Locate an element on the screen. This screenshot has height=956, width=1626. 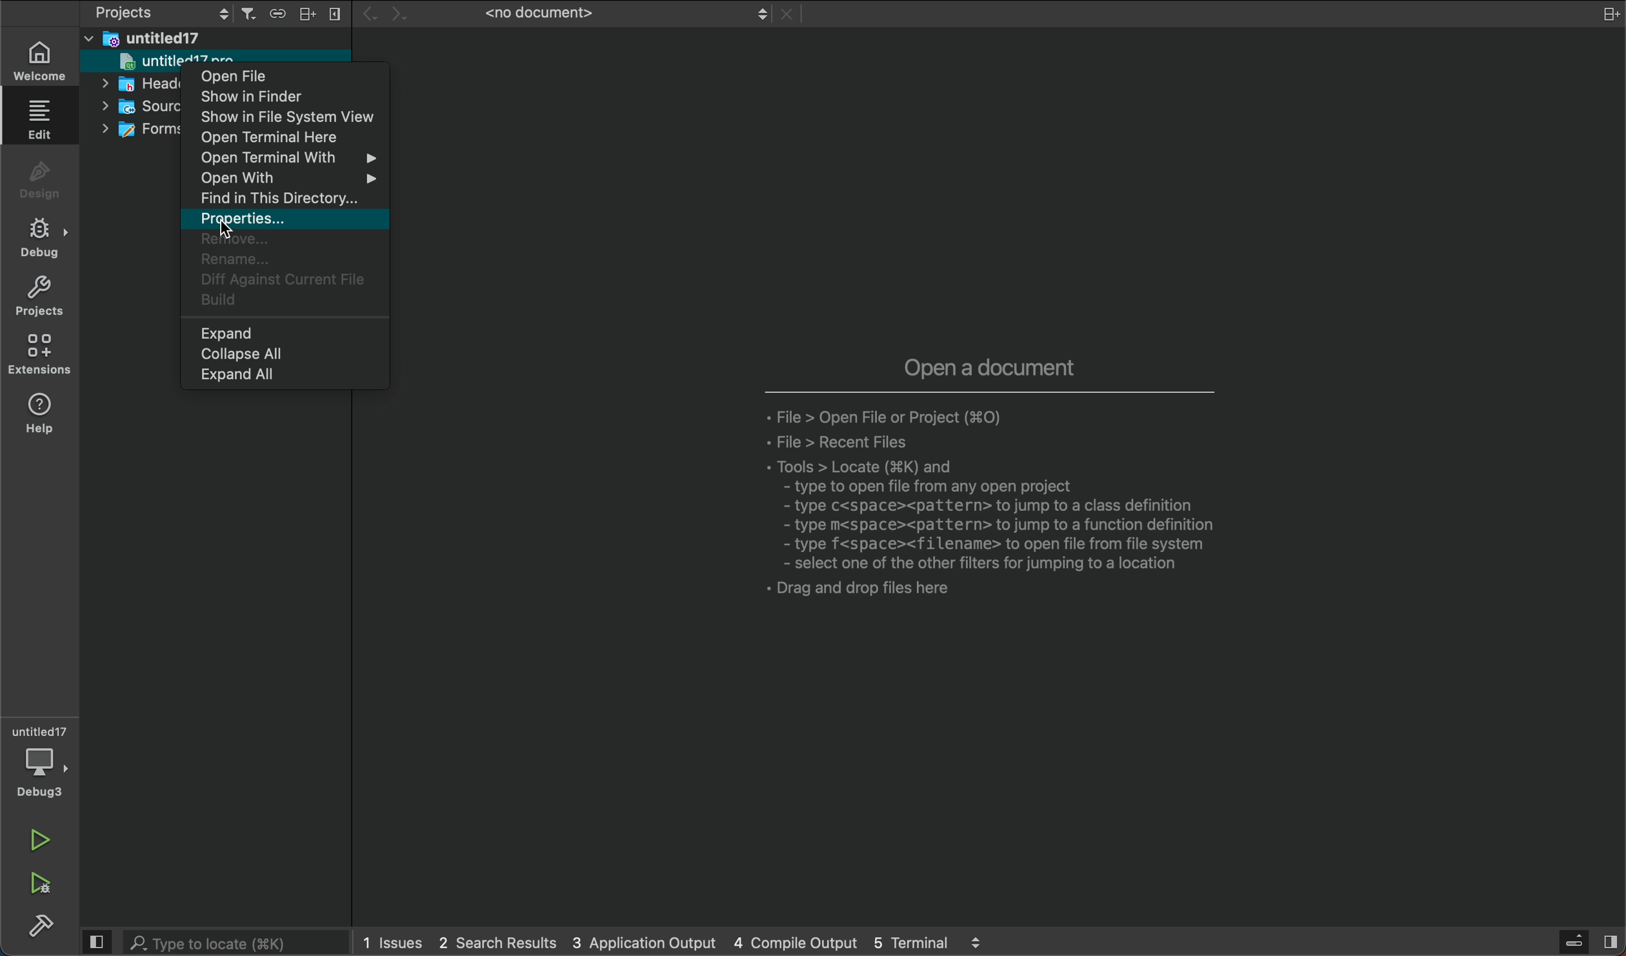
 is located at coordinates (280, 14).